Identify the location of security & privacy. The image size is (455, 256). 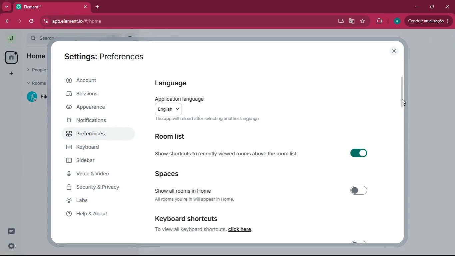
(96, 187).